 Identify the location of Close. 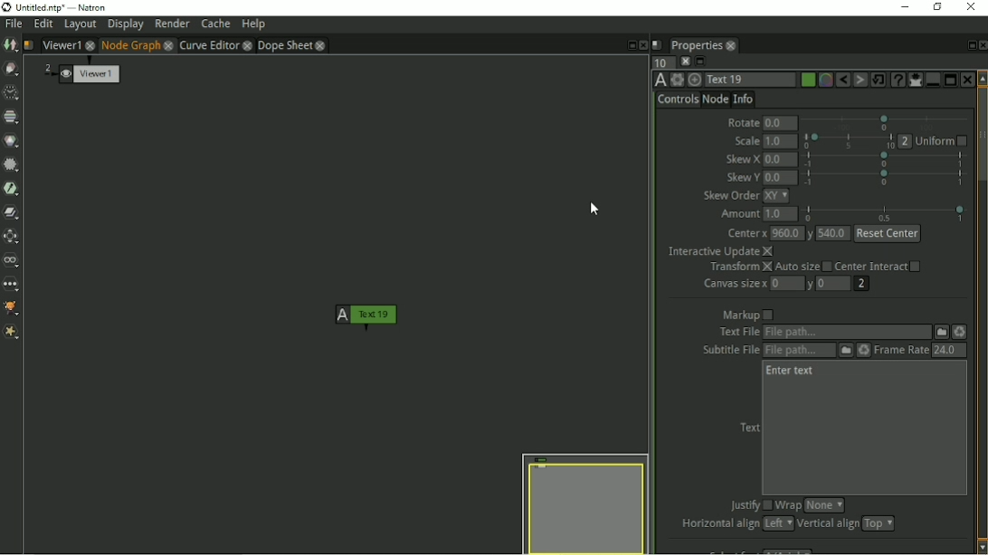
(974, 9).